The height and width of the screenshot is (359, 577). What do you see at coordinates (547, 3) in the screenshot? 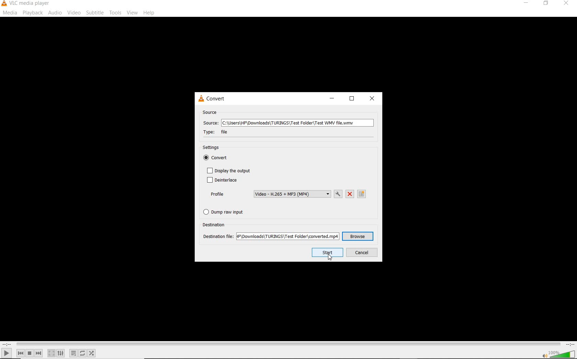
I see `restore down` at bounding box center [547, 3].